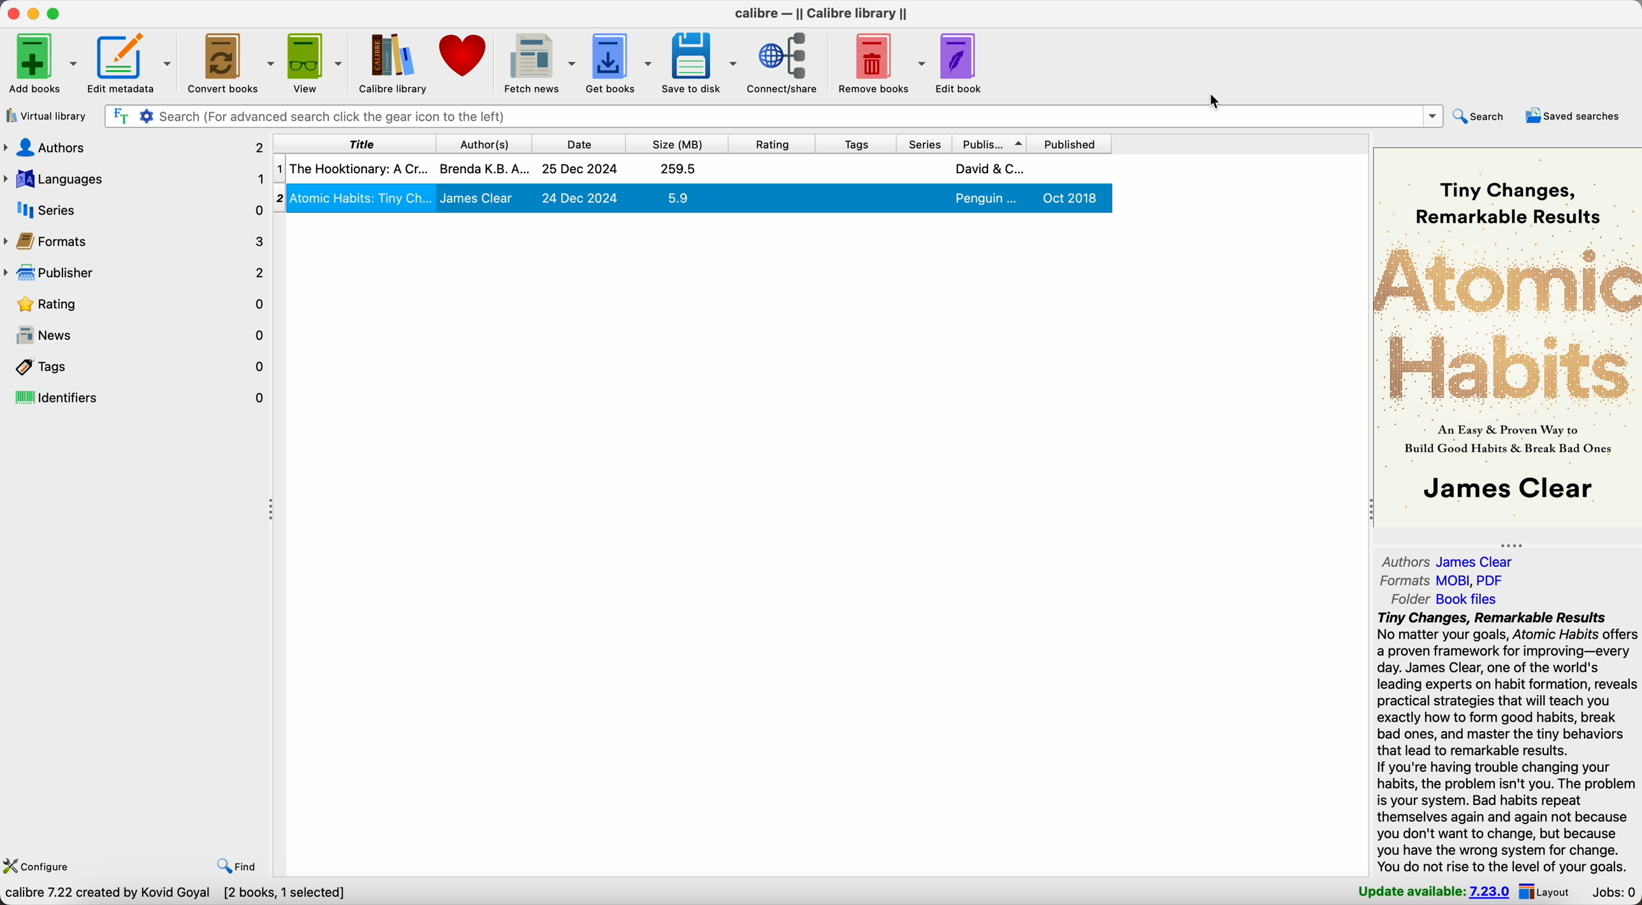 This screenshot has width=1642, height=905. What do you see at coordinates (358, 168) in the screenshot?
I see `The Hookitonary: A Cr` at bounding box center [358, 168].